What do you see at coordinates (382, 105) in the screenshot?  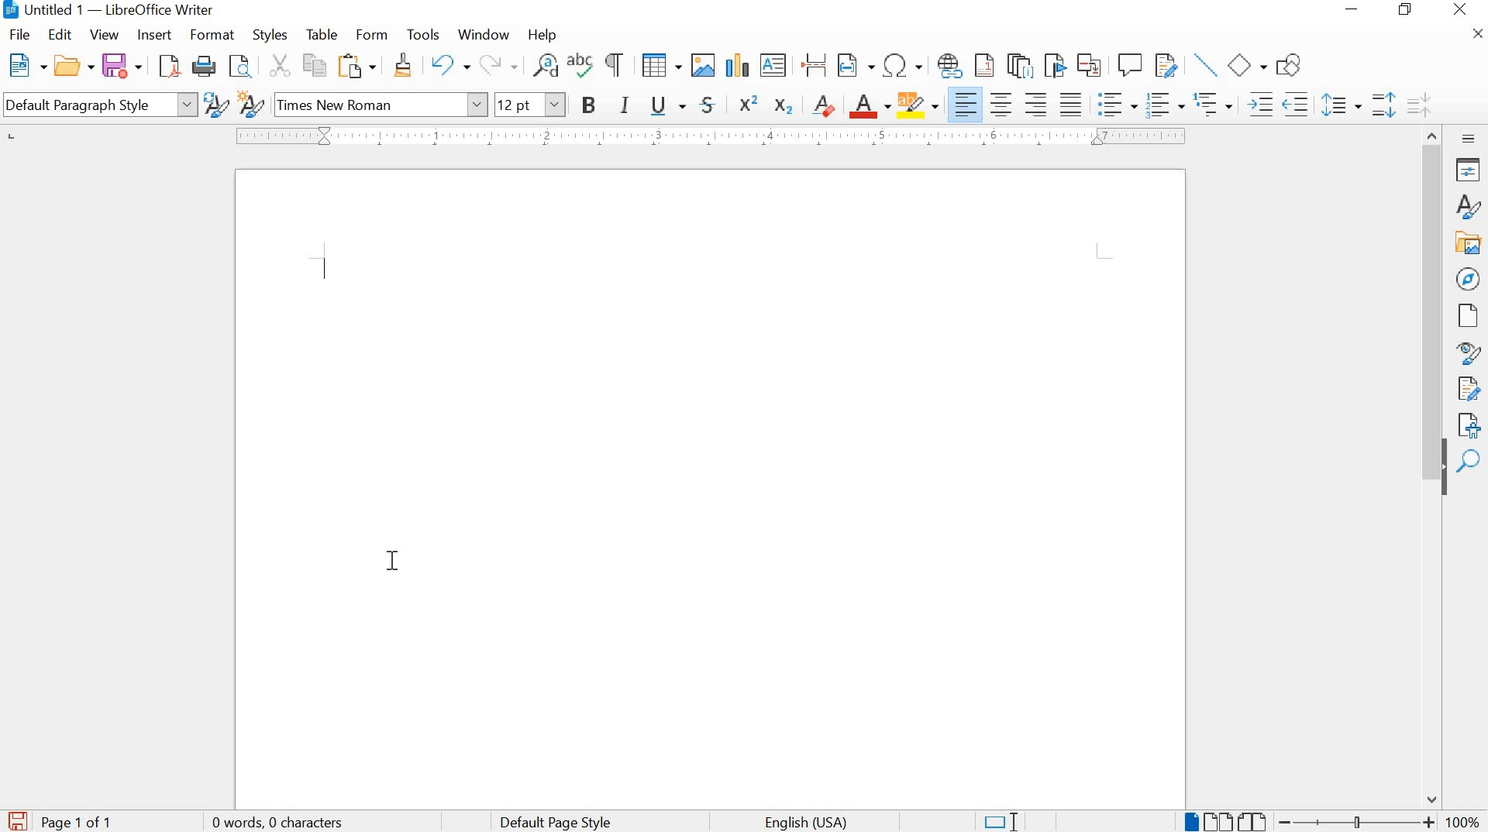 I see `FONT NAME` at bounding box center [382, 105].